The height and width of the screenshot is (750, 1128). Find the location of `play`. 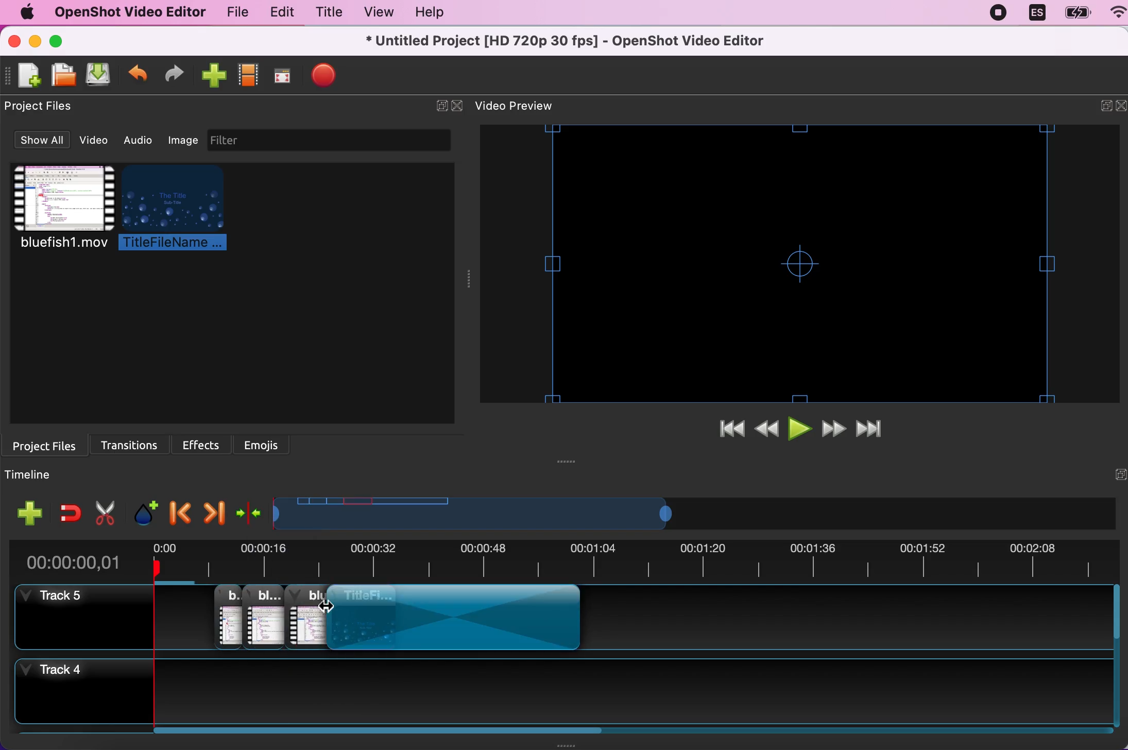

play is located at coordinates (801, 431).